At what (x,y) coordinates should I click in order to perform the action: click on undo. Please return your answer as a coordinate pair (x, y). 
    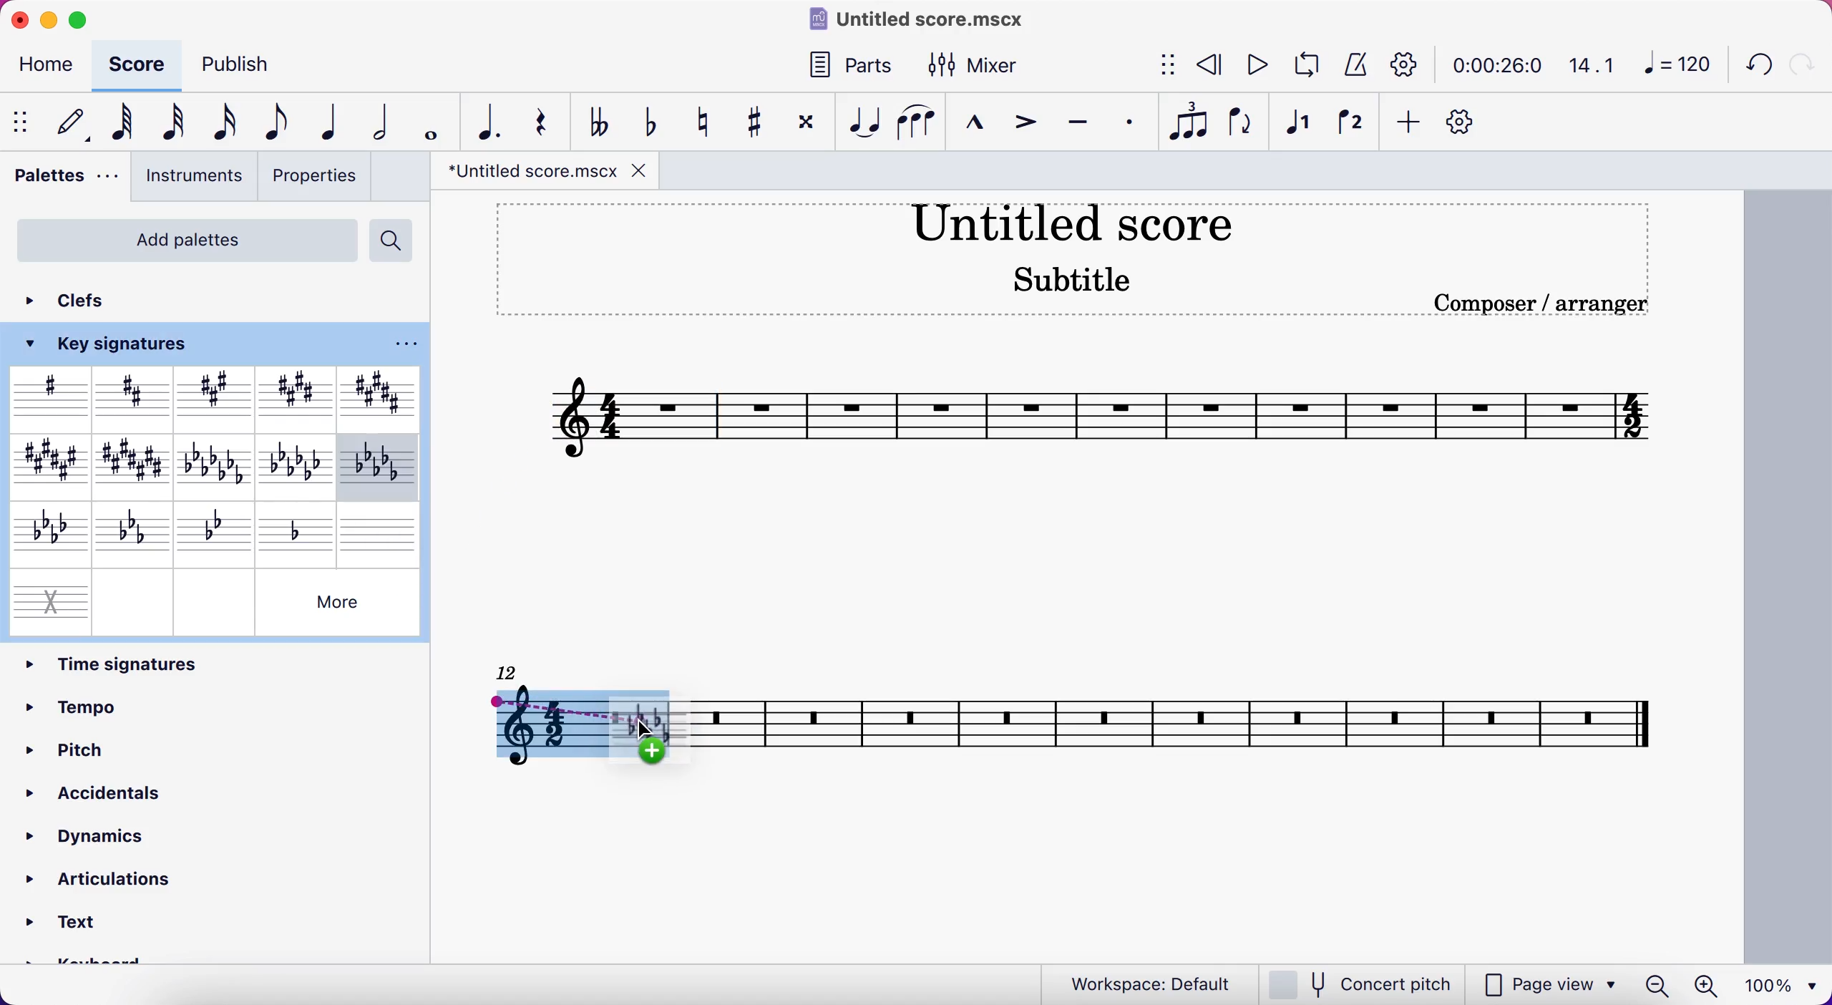
    Looking at the image, I should click on (1753, 67).